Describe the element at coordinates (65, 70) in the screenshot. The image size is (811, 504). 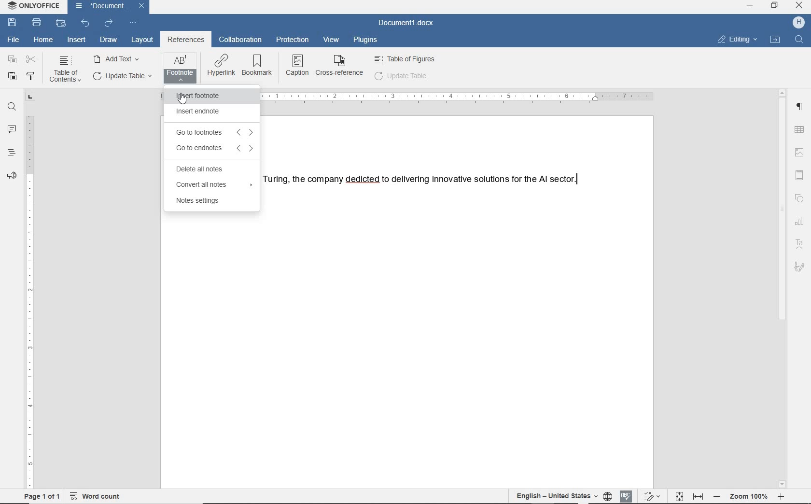
I see `table of contents` at that location.